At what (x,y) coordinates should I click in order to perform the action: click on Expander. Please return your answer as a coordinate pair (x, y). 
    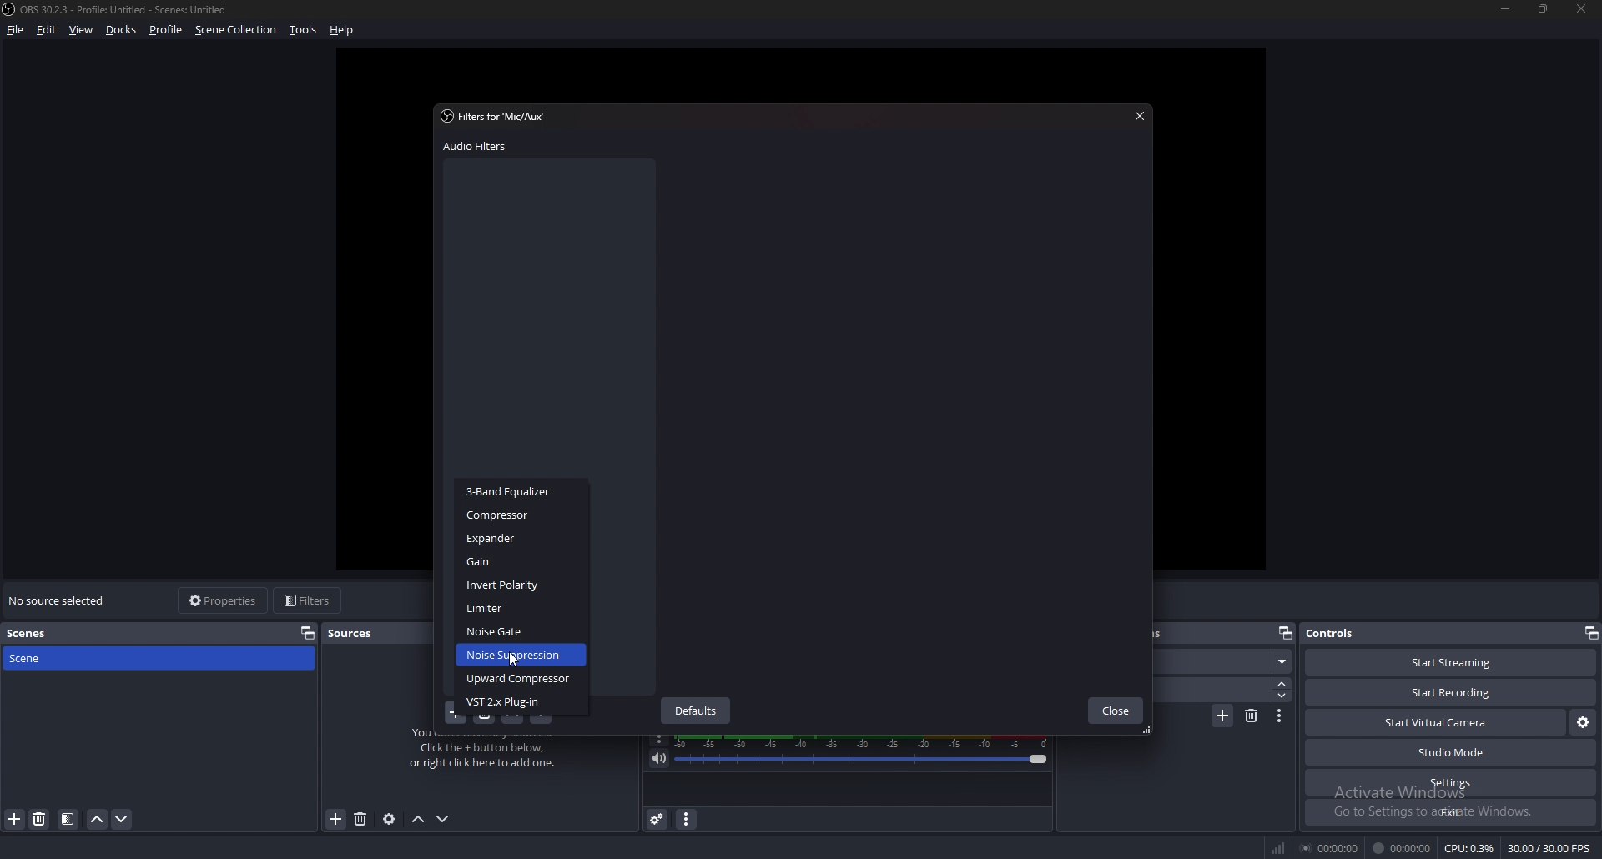
    Looking at the image, I should click on (503, 539).